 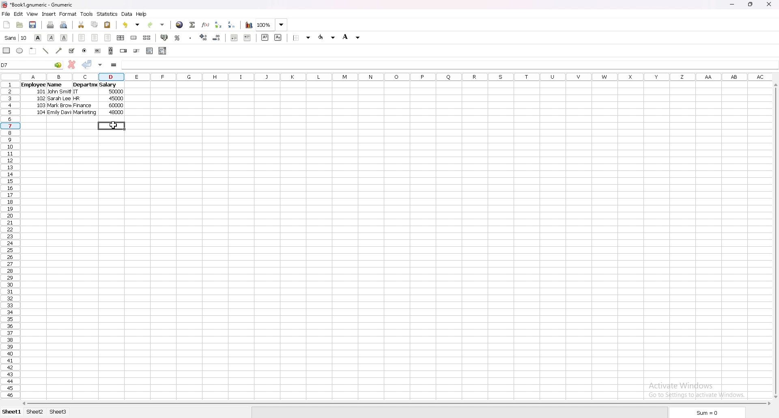 What do you see at coordinates (60, 92) in the screenshot?
I see `john smith` at bounding box center [60, 92].